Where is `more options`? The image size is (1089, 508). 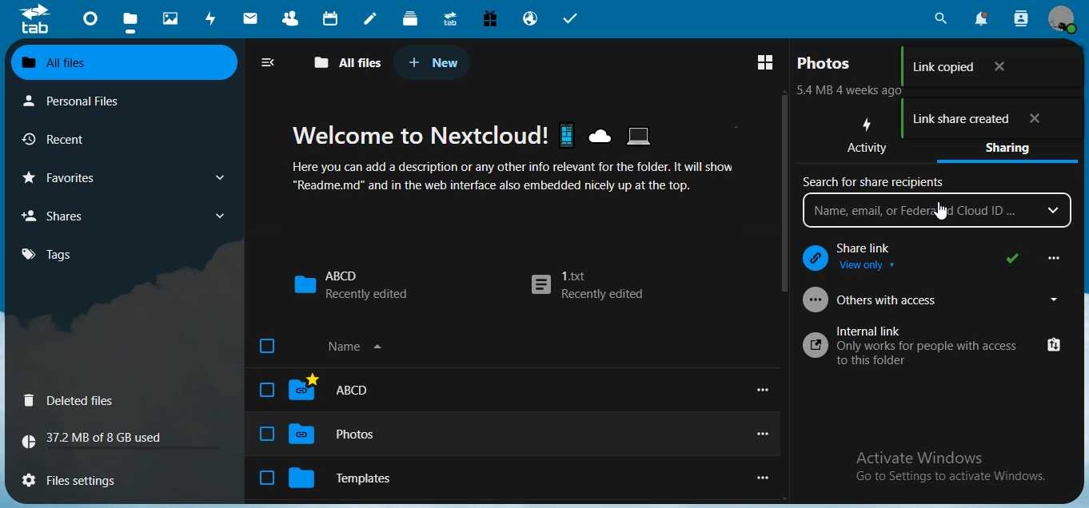 more options is located at coordinates (763, 435).